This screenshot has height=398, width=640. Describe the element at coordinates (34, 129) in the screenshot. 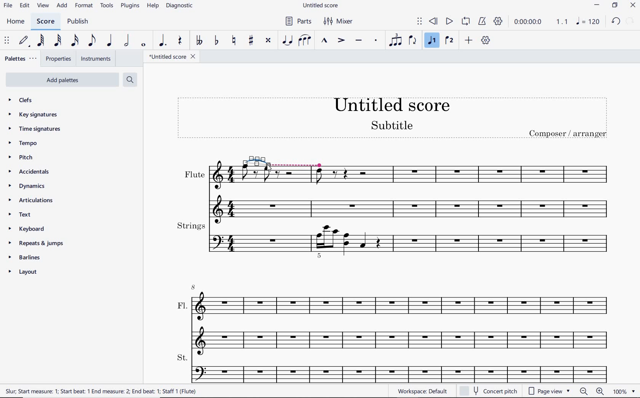

I see `time signatures` at that location.